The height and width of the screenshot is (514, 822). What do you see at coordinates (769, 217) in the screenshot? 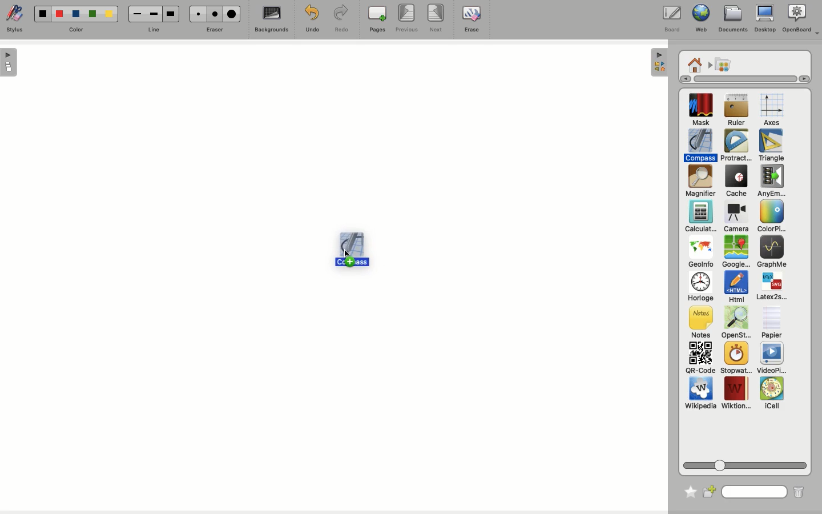
I see `Color` at bounding box center [769, 217].